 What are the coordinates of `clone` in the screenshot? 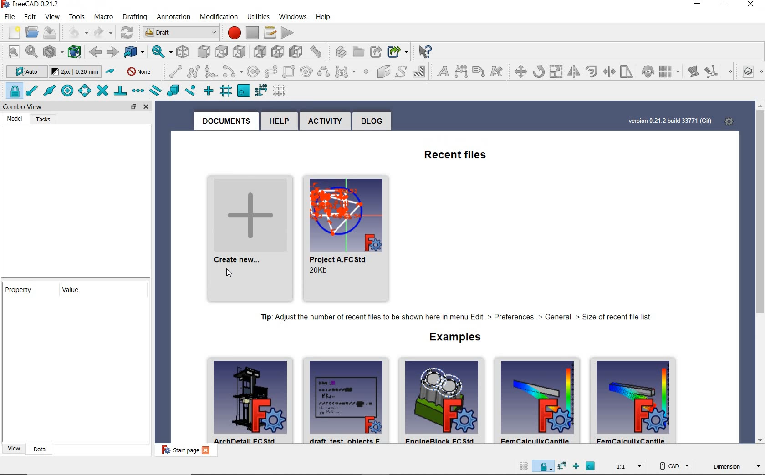 It's located at (647, 71).